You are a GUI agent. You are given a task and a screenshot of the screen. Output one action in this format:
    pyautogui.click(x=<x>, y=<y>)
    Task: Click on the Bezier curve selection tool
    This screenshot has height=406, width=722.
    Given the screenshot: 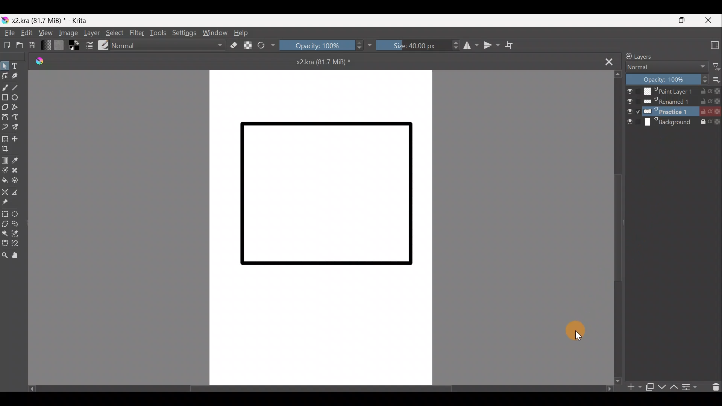 What is the action you would take?
    pyautogui.click(x=5, y=242)
    